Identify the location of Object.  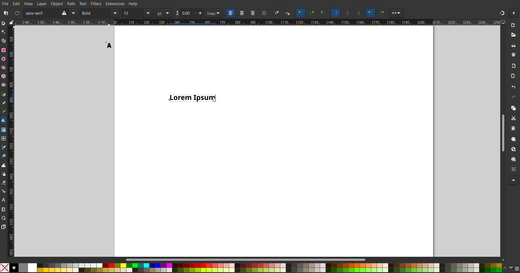
(57, 3).